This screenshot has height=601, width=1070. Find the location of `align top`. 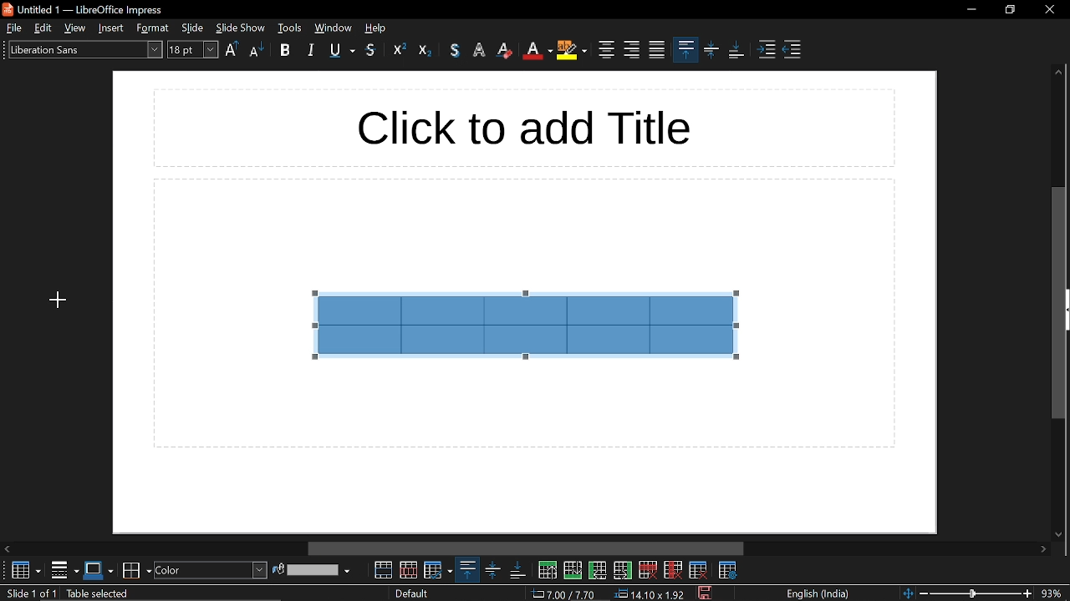

align top is located at coordinates (466, 570).